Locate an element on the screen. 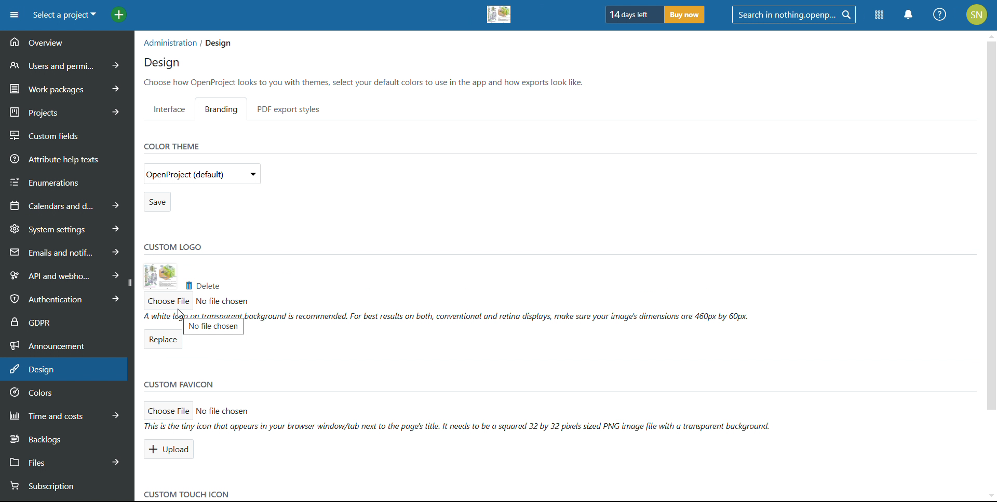 The image size is (997, 502). select color theme is located at coordinates (202, 173).